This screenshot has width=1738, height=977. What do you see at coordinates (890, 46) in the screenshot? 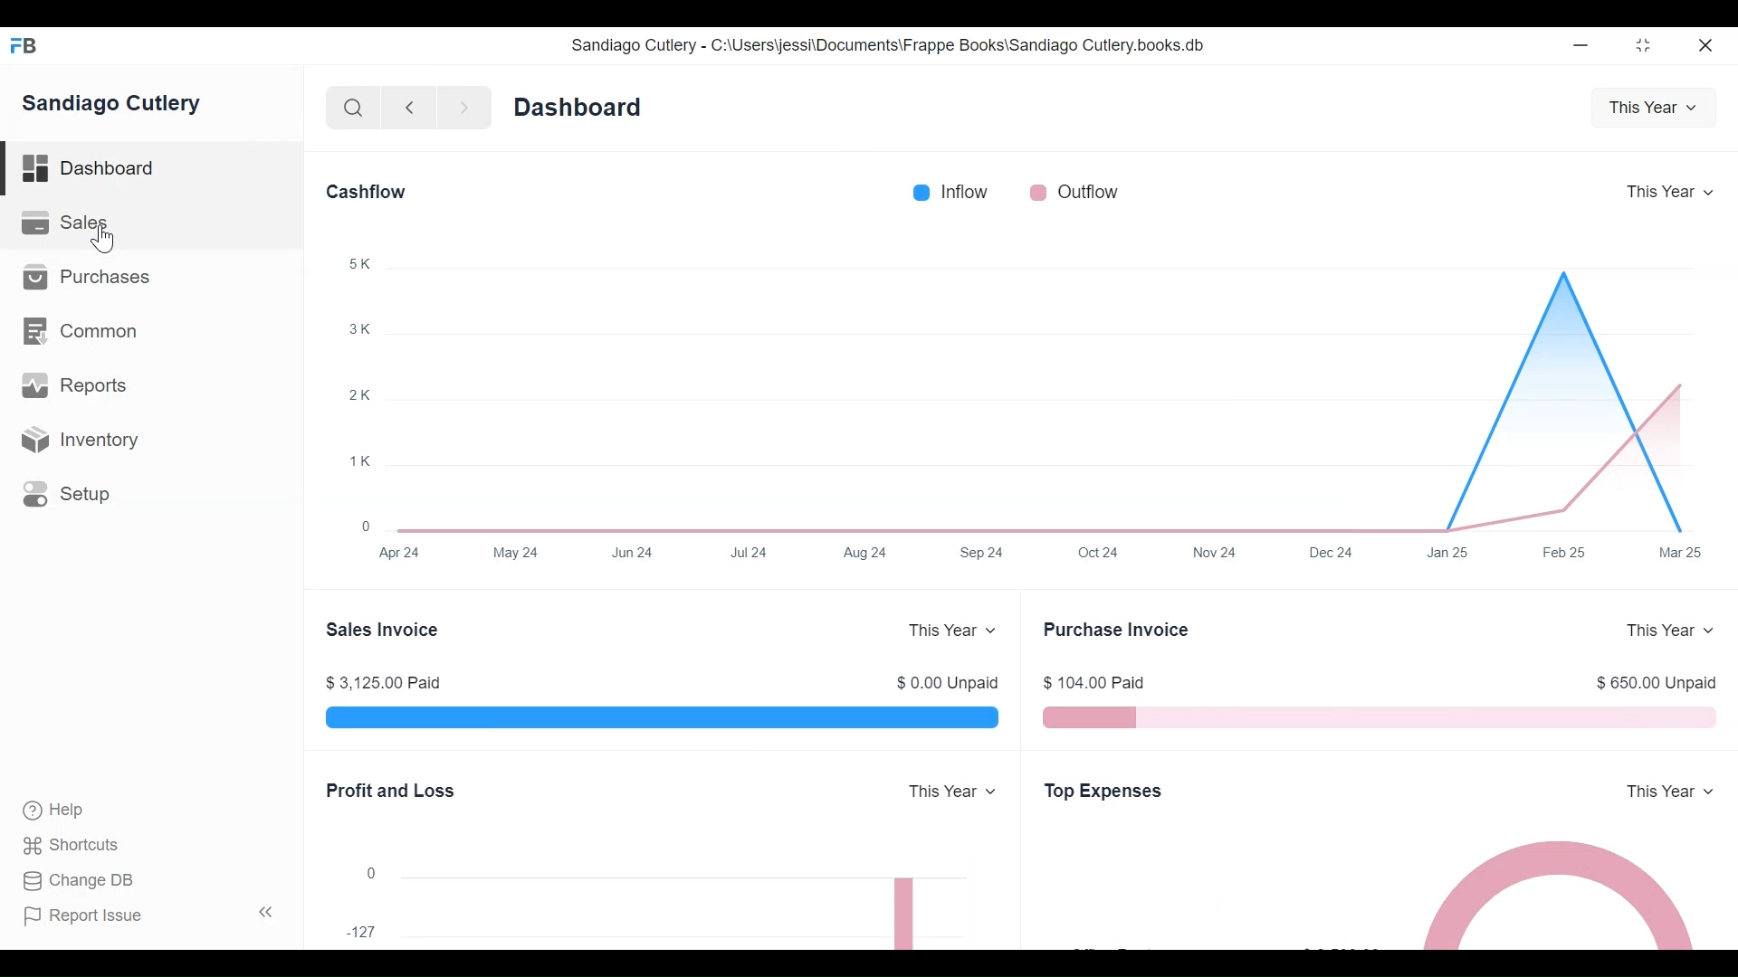
I see `Sandiago Cutlery - C:\Users\jessi\Documents\Frappe Books\Sandiago Cutlery.books.db` at bounding box center [890, 46].